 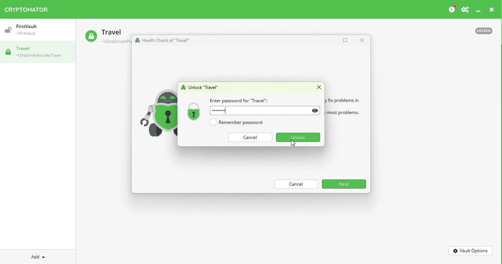 I want to click on cursor, so click(x=293, y=143).